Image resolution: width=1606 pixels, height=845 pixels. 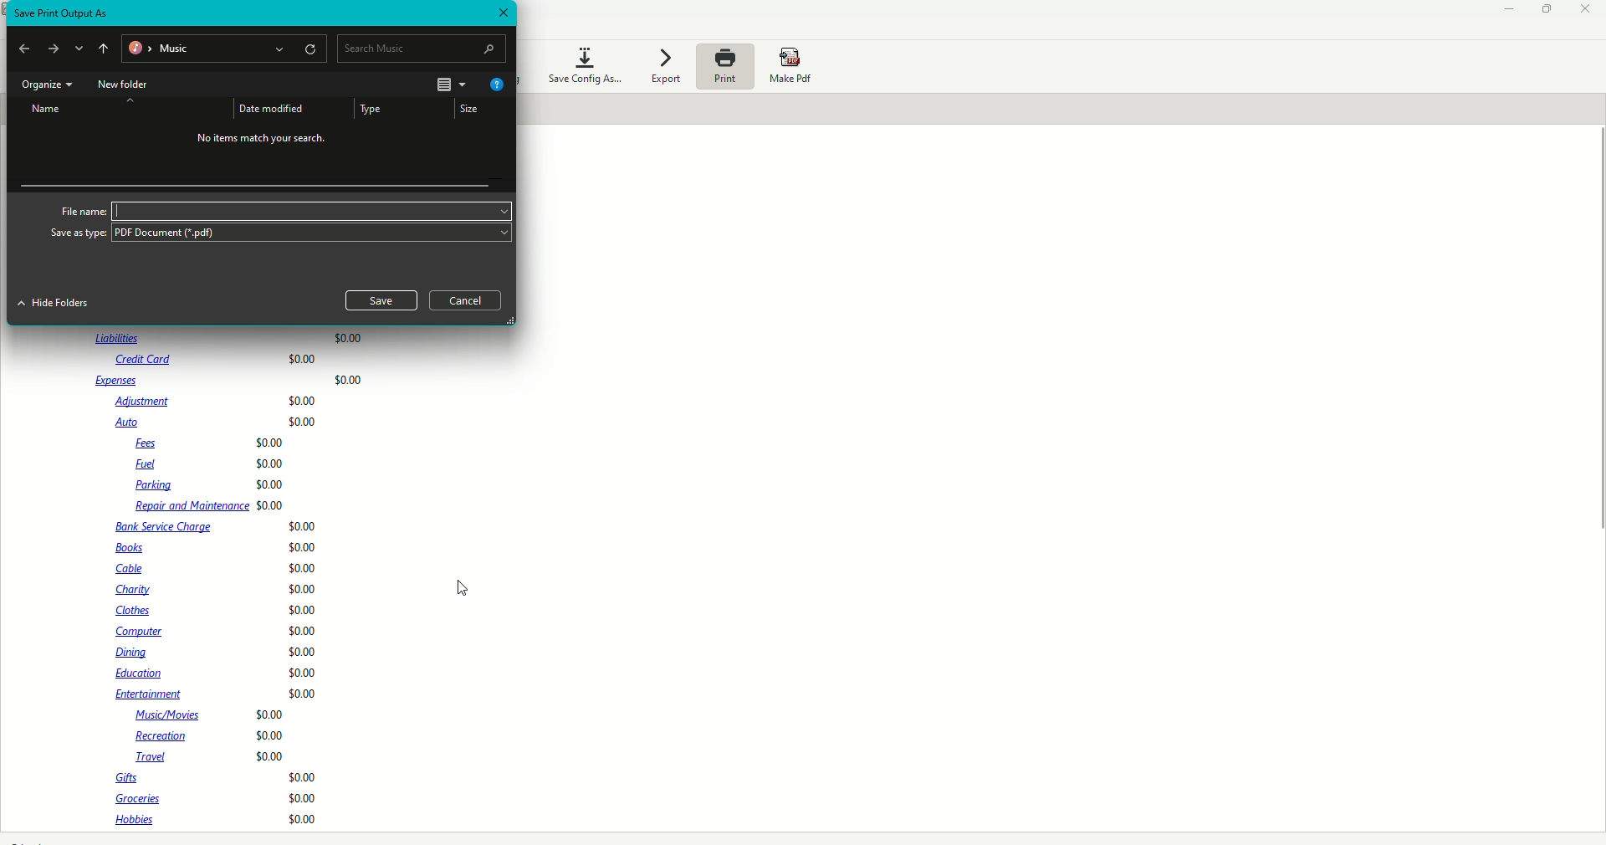 I want to click on Move up, so click(x=130, y=100).